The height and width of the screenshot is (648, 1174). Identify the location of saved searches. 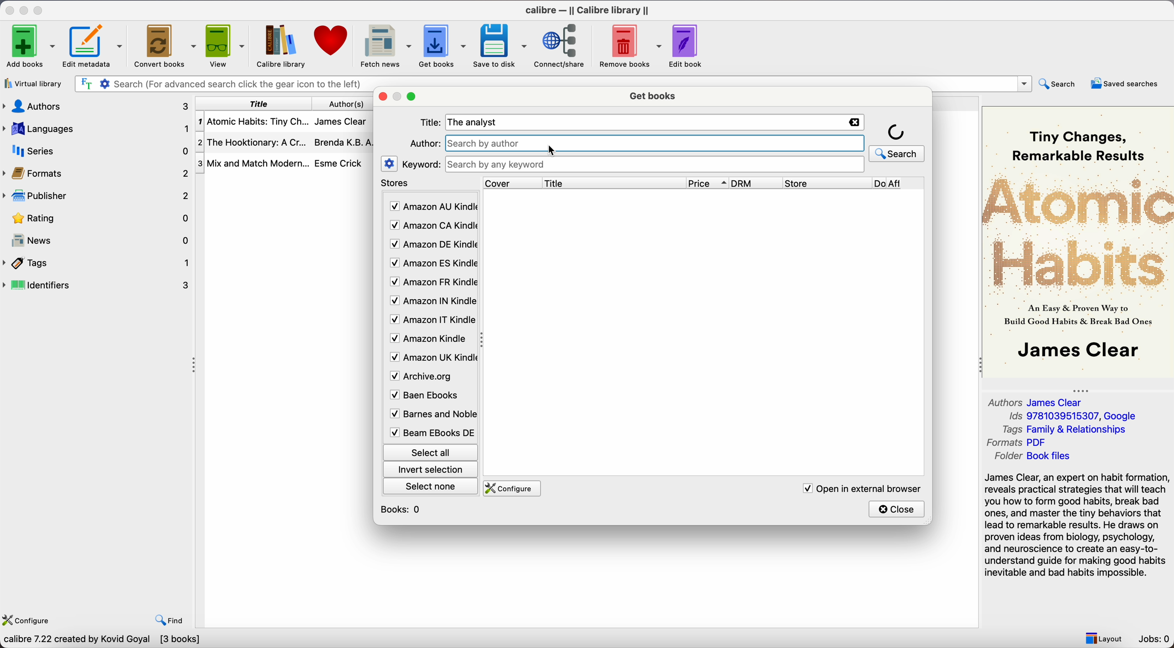
(1125, 82).